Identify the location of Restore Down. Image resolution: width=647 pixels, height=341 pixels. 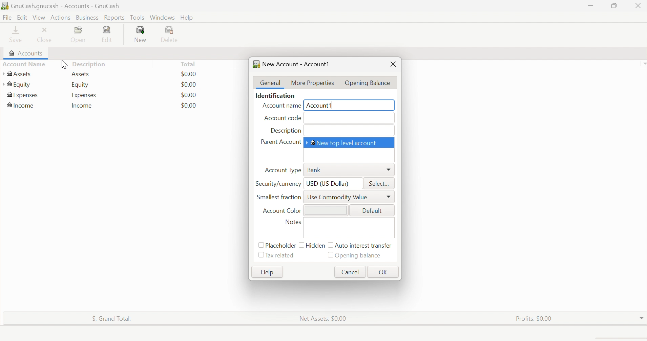
(613, 6).